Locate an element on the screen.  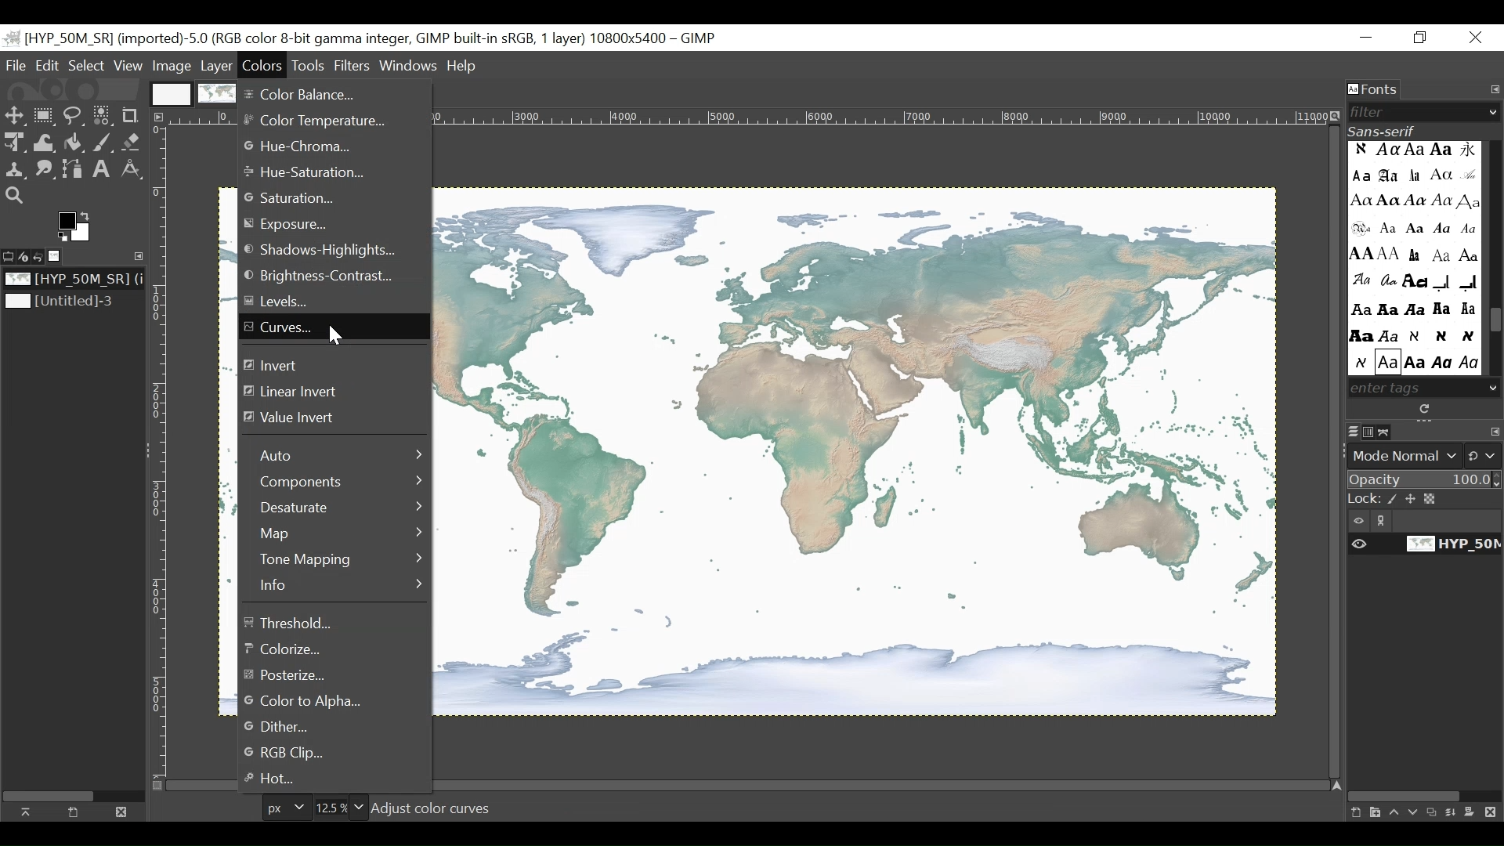
Color to Alpha is located at coordinates (312, 702).